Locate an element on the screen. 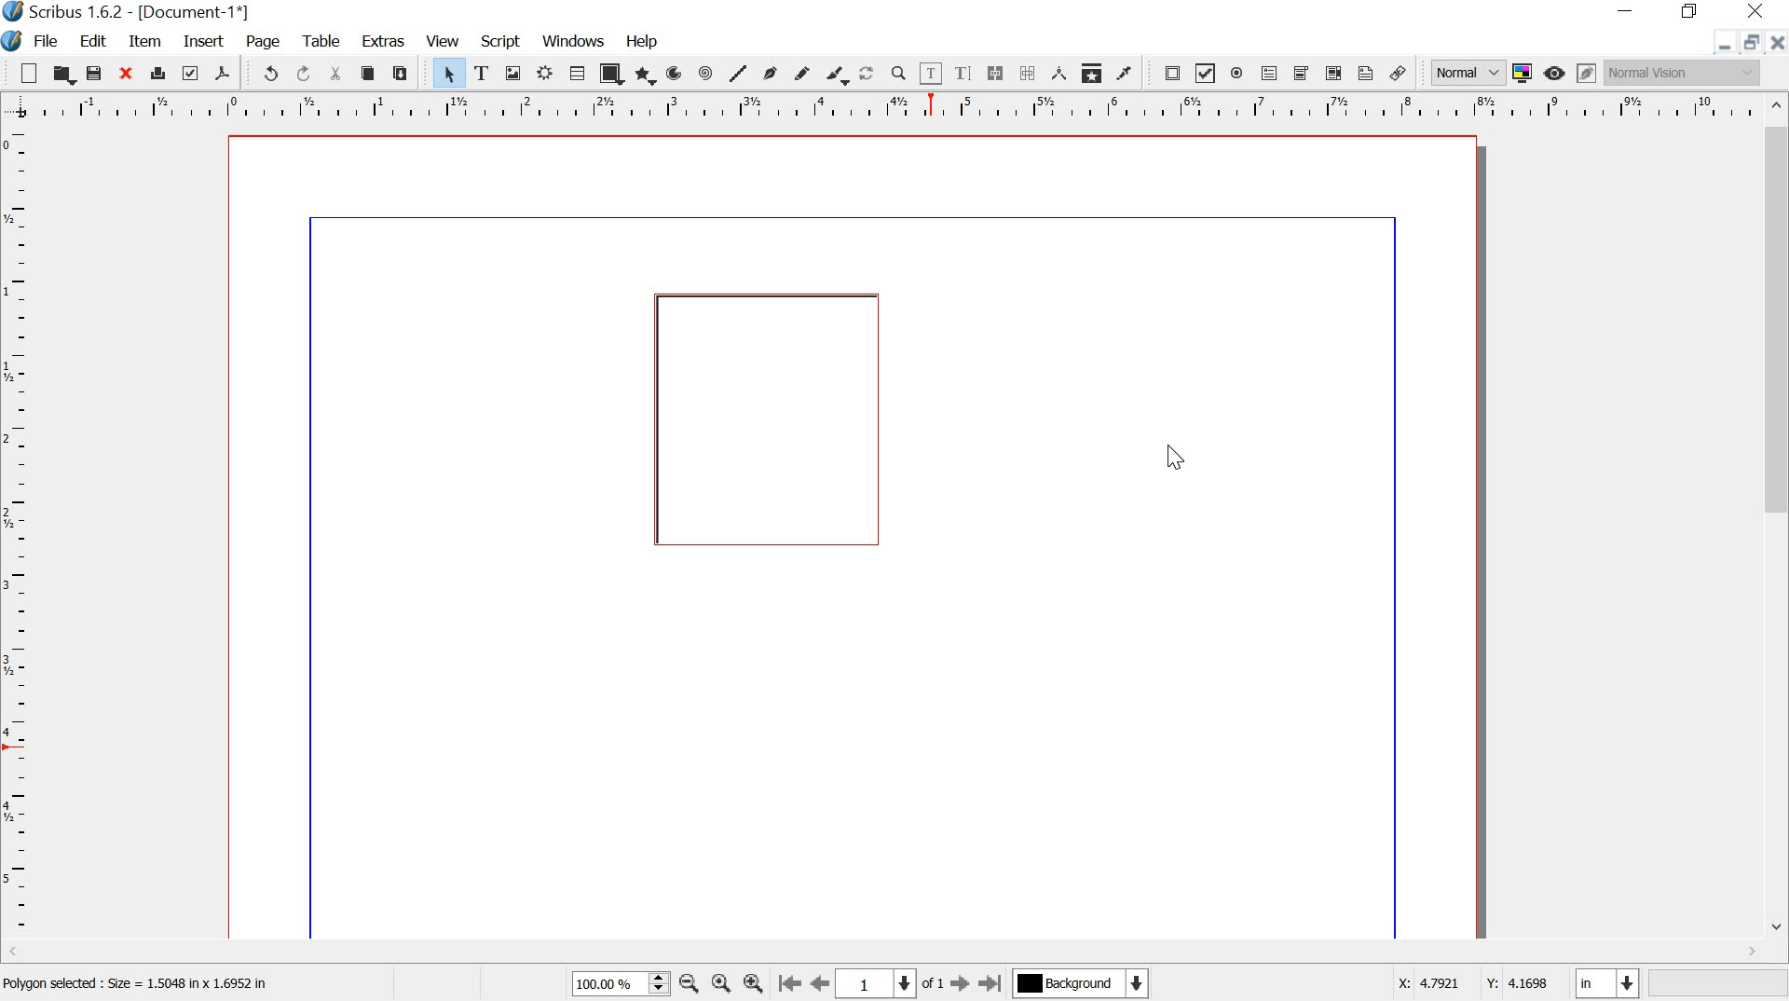 This screenshot has width=1789, height=1001. edit contents of frame is located at coordinates (930, 74).